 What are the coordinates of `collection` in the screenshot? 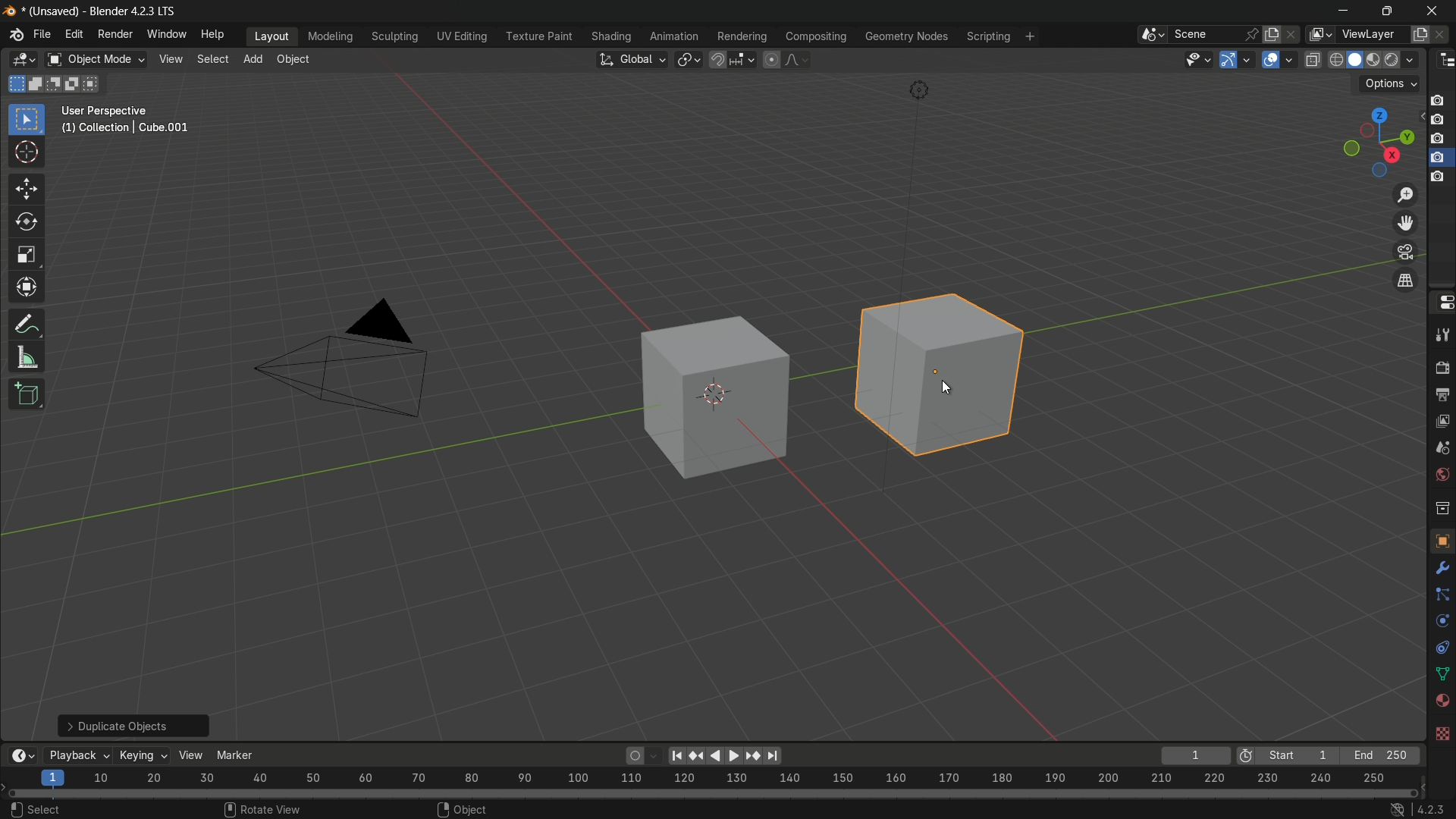 It's located at (1442, 508).